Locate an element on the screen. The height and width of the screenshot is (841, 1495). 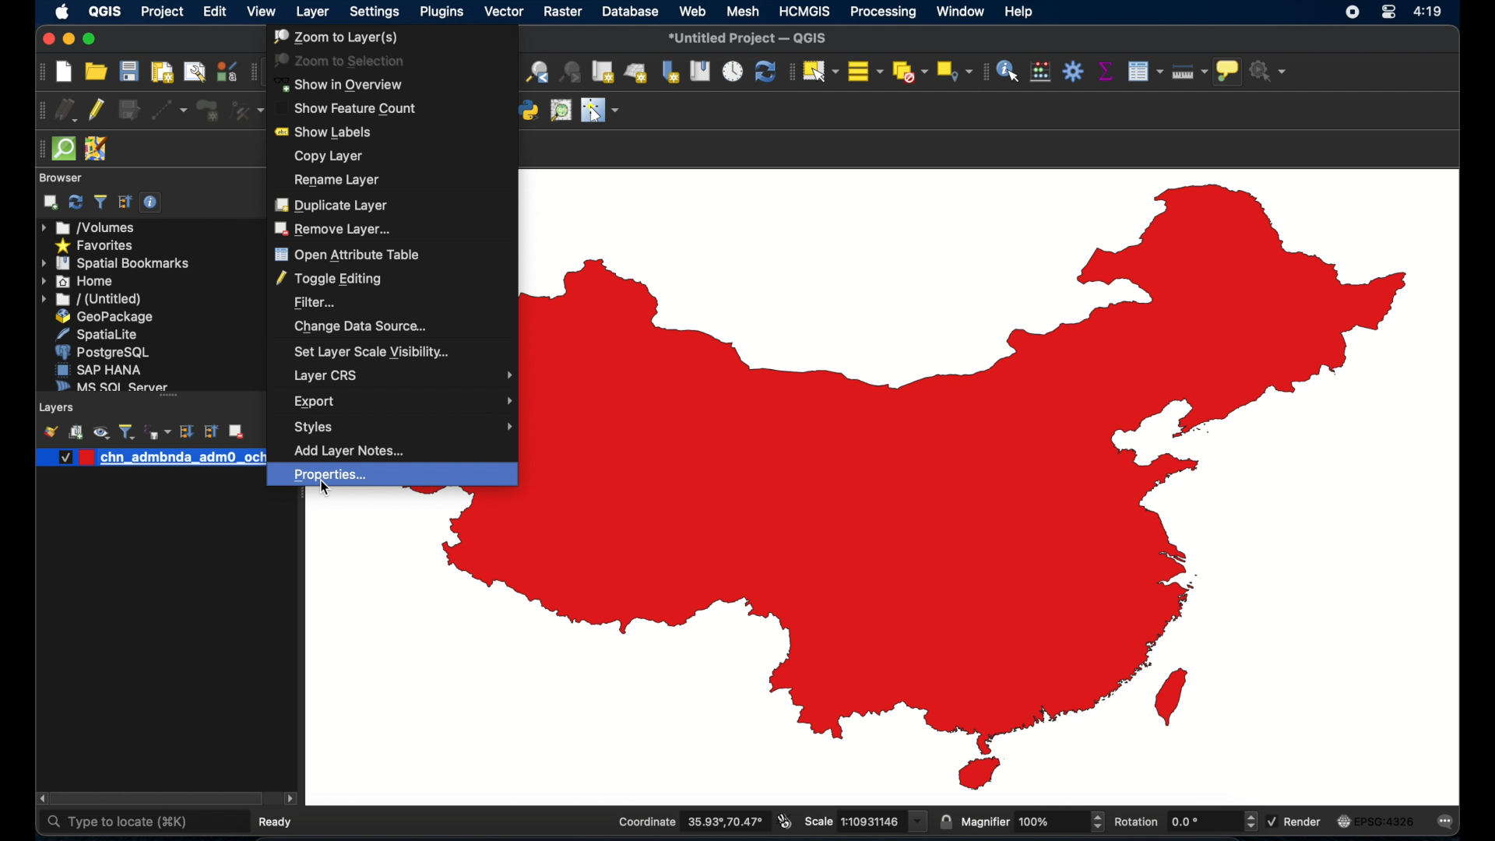
jsomremote is located at coordinates (96, 150).